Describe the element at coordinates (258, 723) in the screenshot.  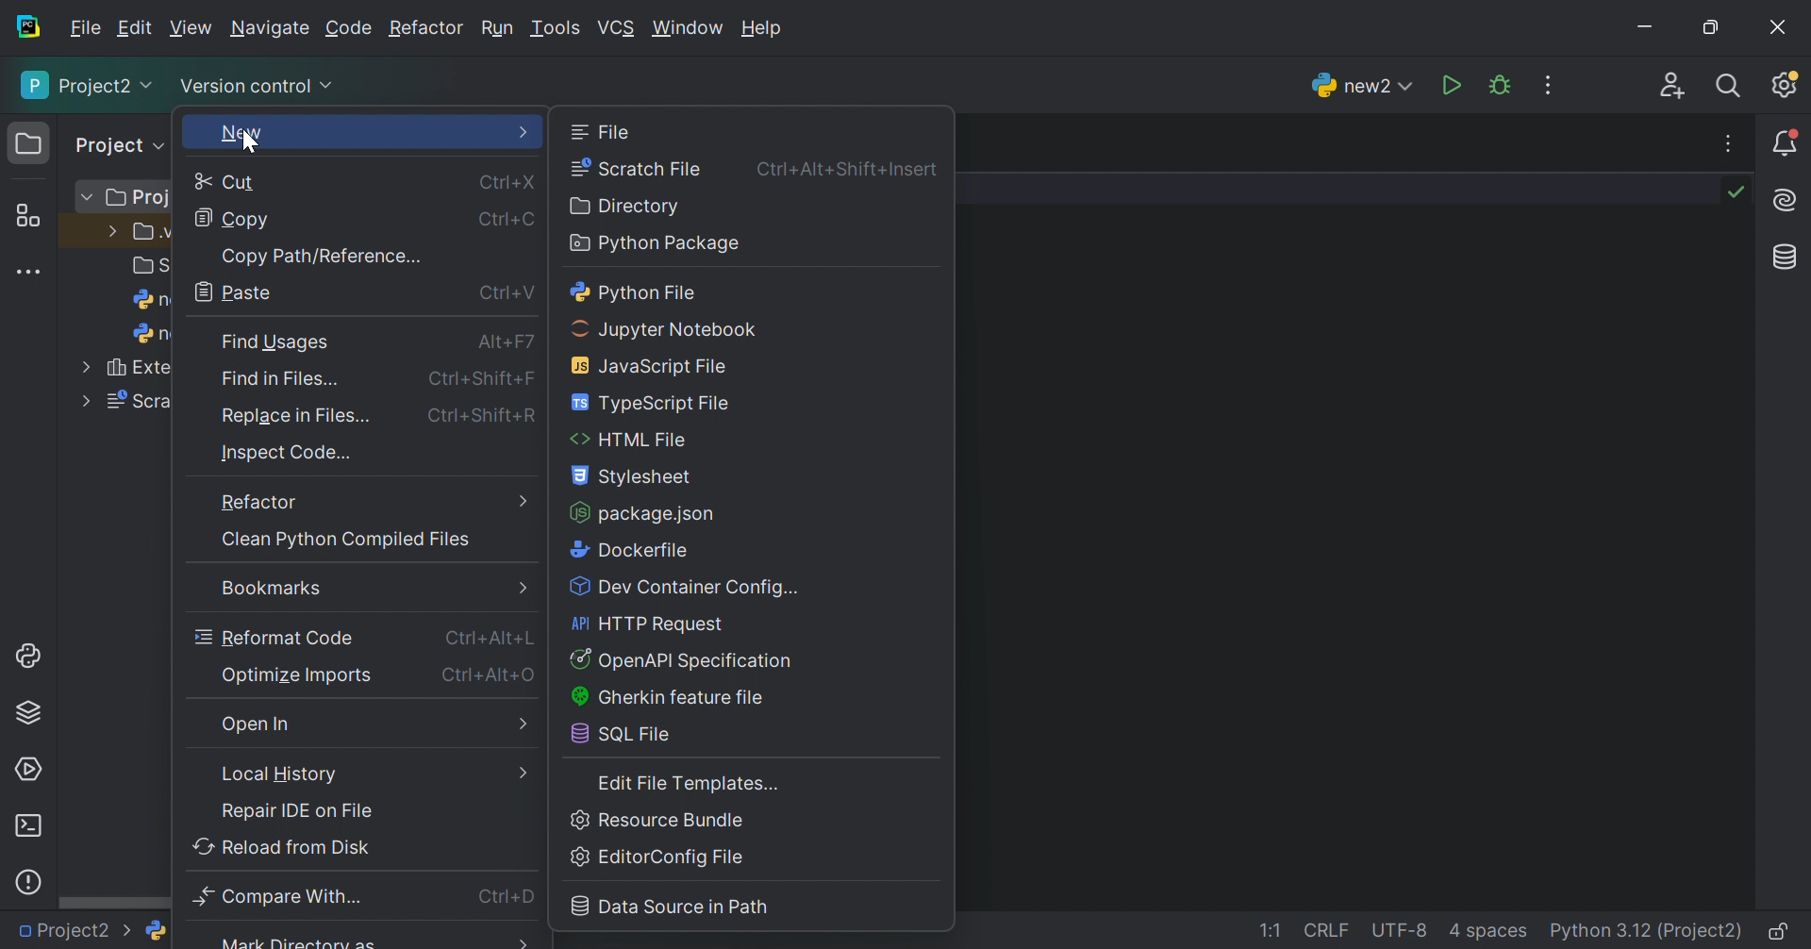
I see `Open in` at that location.